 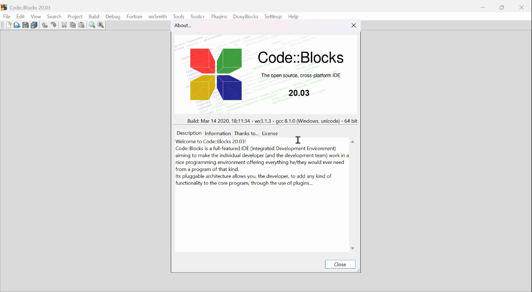 What do you see at coordinates (30, 6) in the screenshot?
I see `Code blocks 20.03` at bounding box center [30, 6].